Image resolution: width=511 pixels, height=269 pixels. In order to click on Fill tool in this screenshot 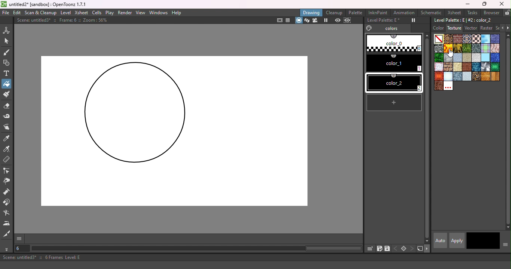, I will do `click(6, 85)`.